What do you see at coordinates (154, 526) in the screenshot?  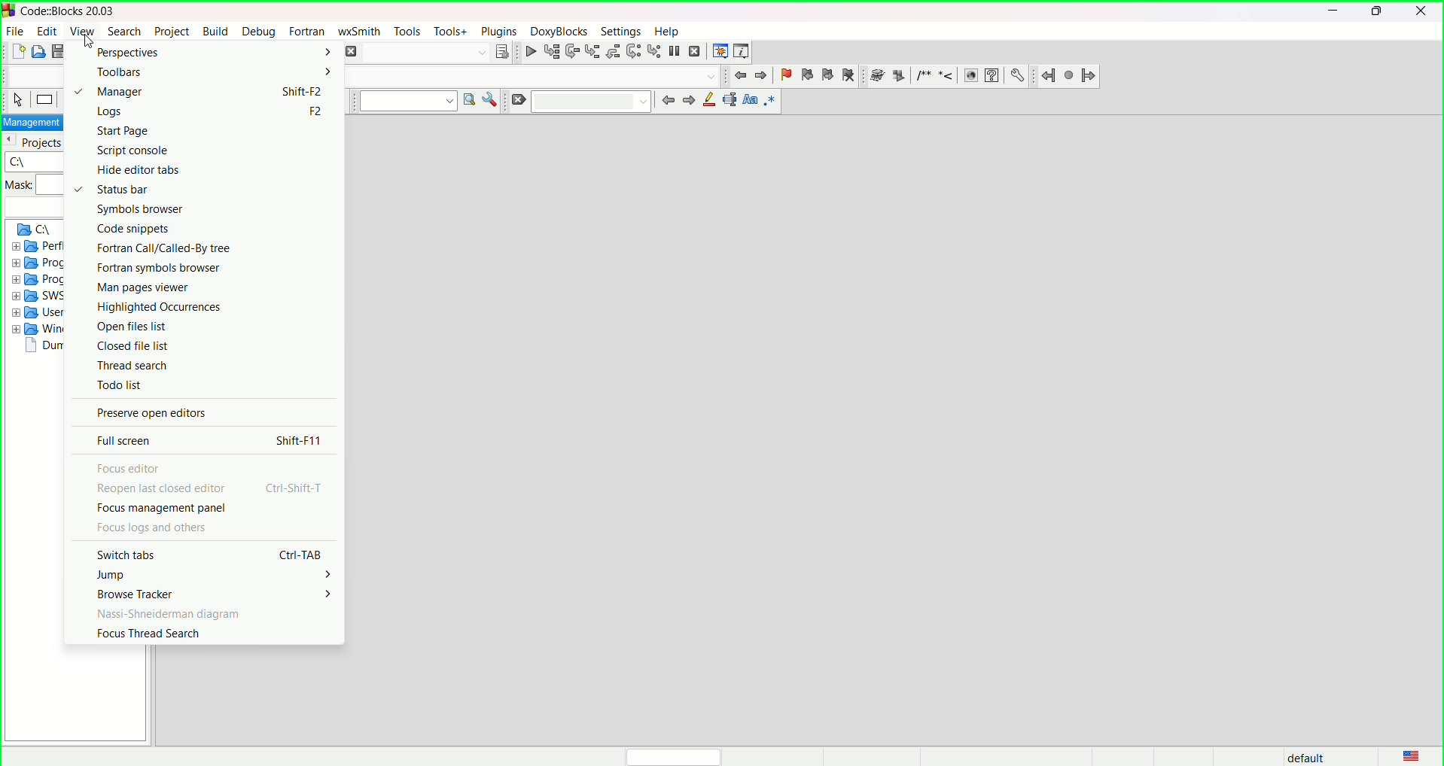 I see `focus logs and others` at bounding box center [154, 526].